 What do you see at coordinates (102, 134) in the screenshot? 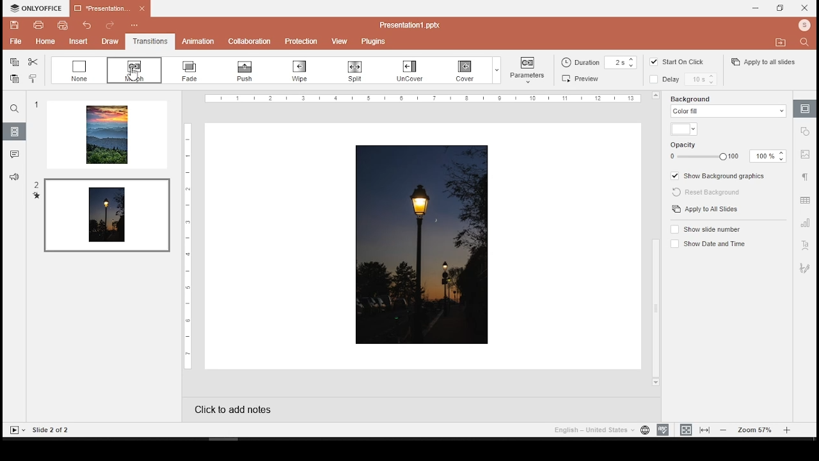
I see `slide 1` at bounding box center [102, 134].